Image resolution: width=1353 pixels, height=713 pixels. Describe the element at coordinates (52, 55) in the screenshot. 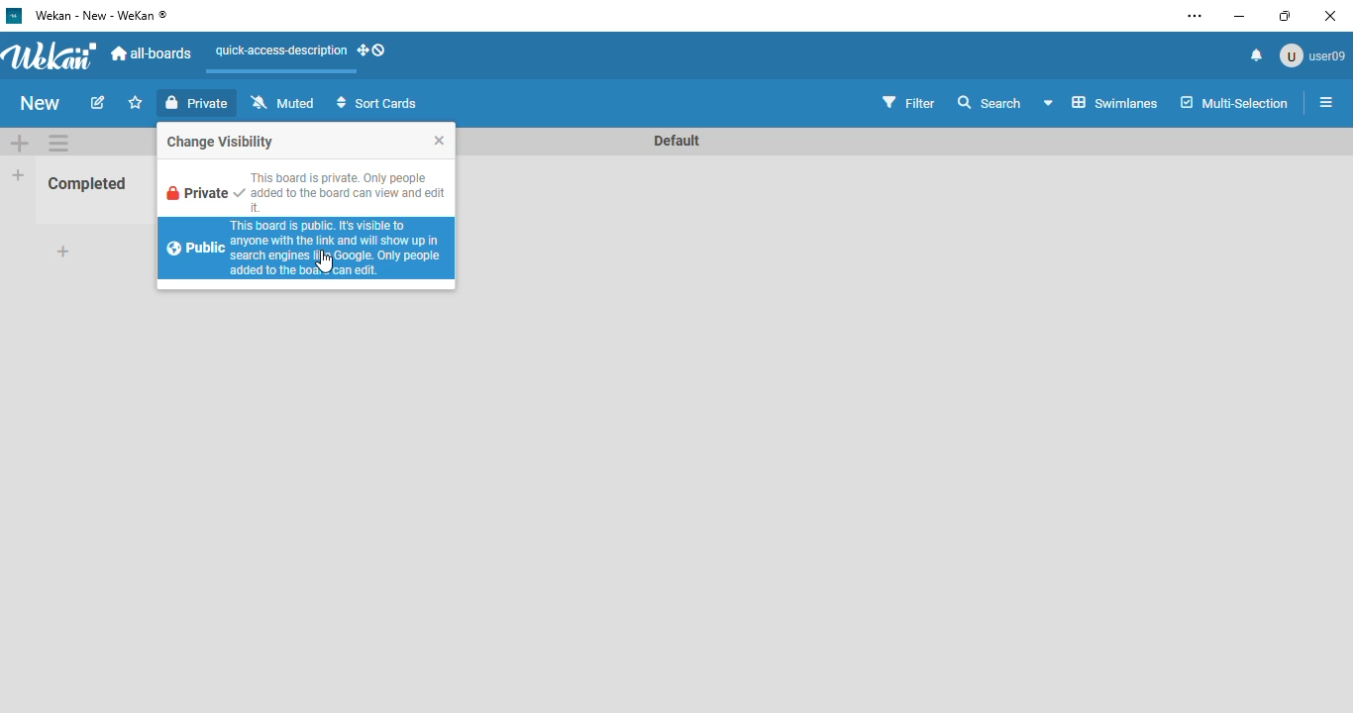

I see `wekan` at that location.